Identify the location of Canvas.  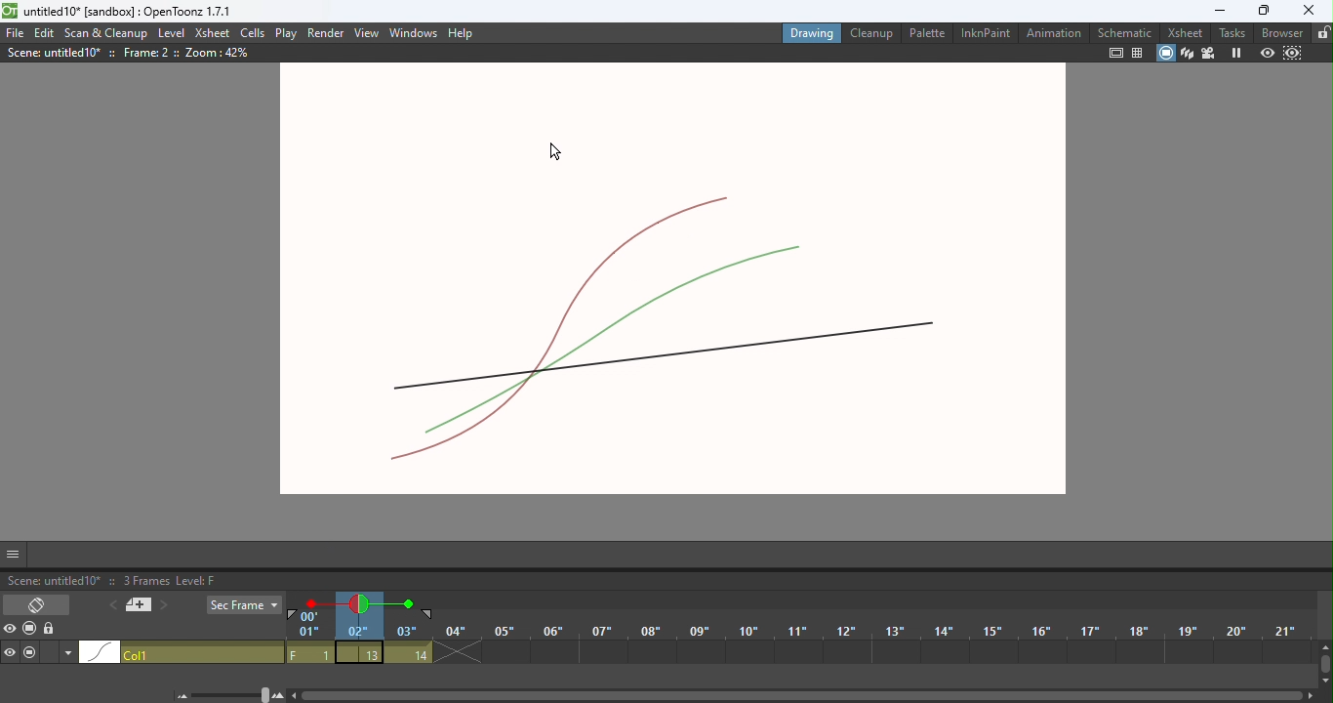
(671, 290).